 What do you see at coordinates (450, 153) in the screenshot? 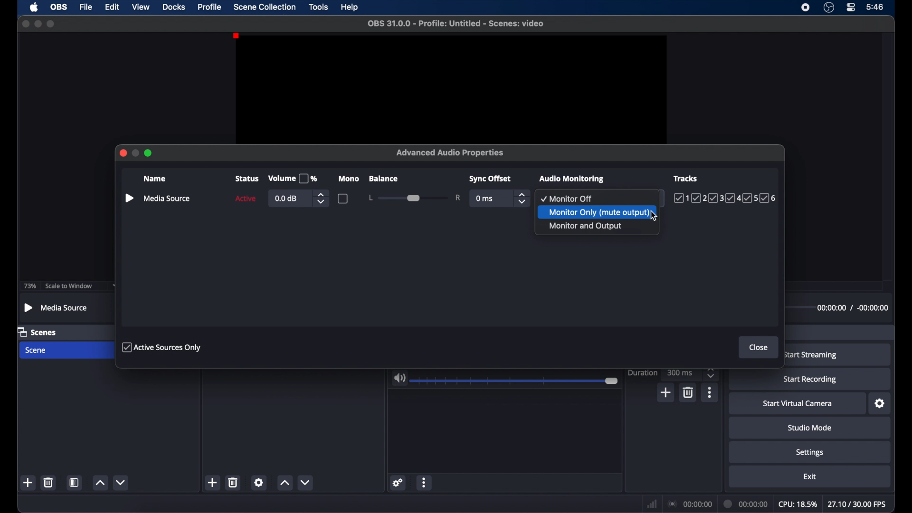
I see `advanced audio properties` at bounding box center [450, 153].